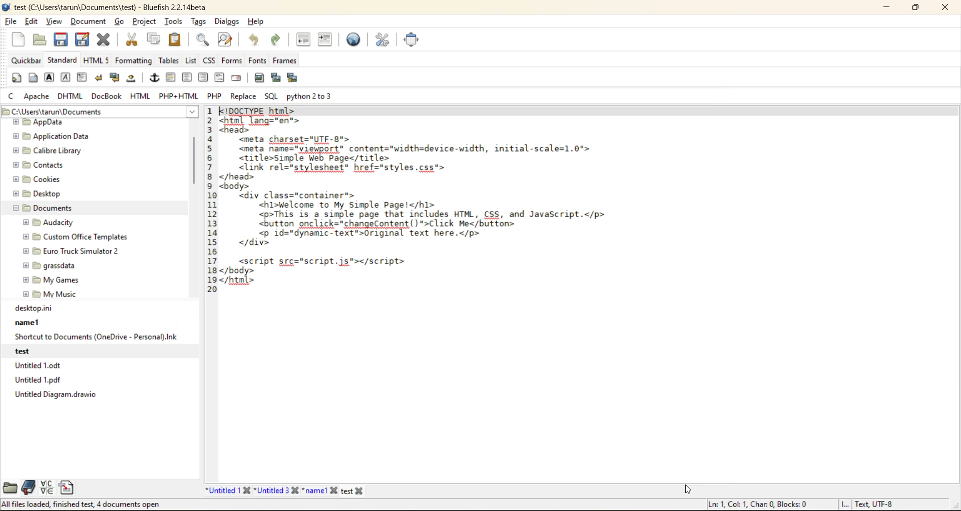 This screenshot has width=961, height=511. What do you see at coordinates (278, 39) in the screenshot?
I see `redo` at bounding box center [278, 39].